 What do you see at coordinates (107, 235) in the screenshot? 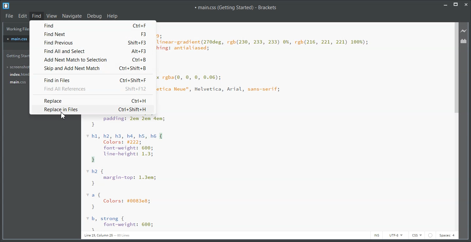
I see `Line 19, Column 25 — 80 Lines` at bounding box center [107, 235].